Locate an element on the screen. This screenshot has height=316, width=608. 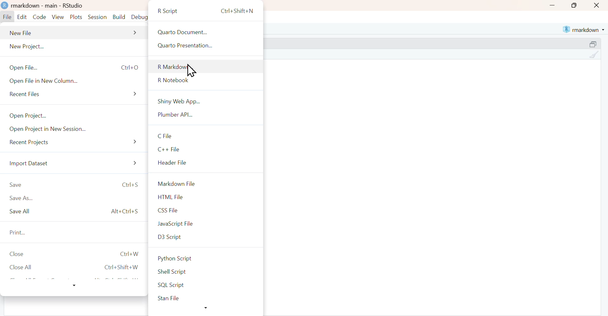
New File is located at coordinates (74, 33).